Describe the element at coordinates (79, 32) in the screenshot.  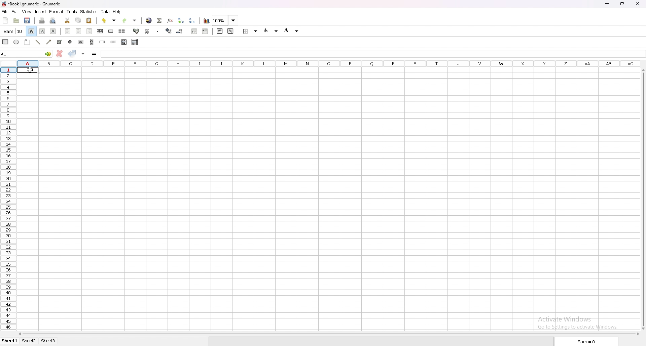
I see `centre` at that location.